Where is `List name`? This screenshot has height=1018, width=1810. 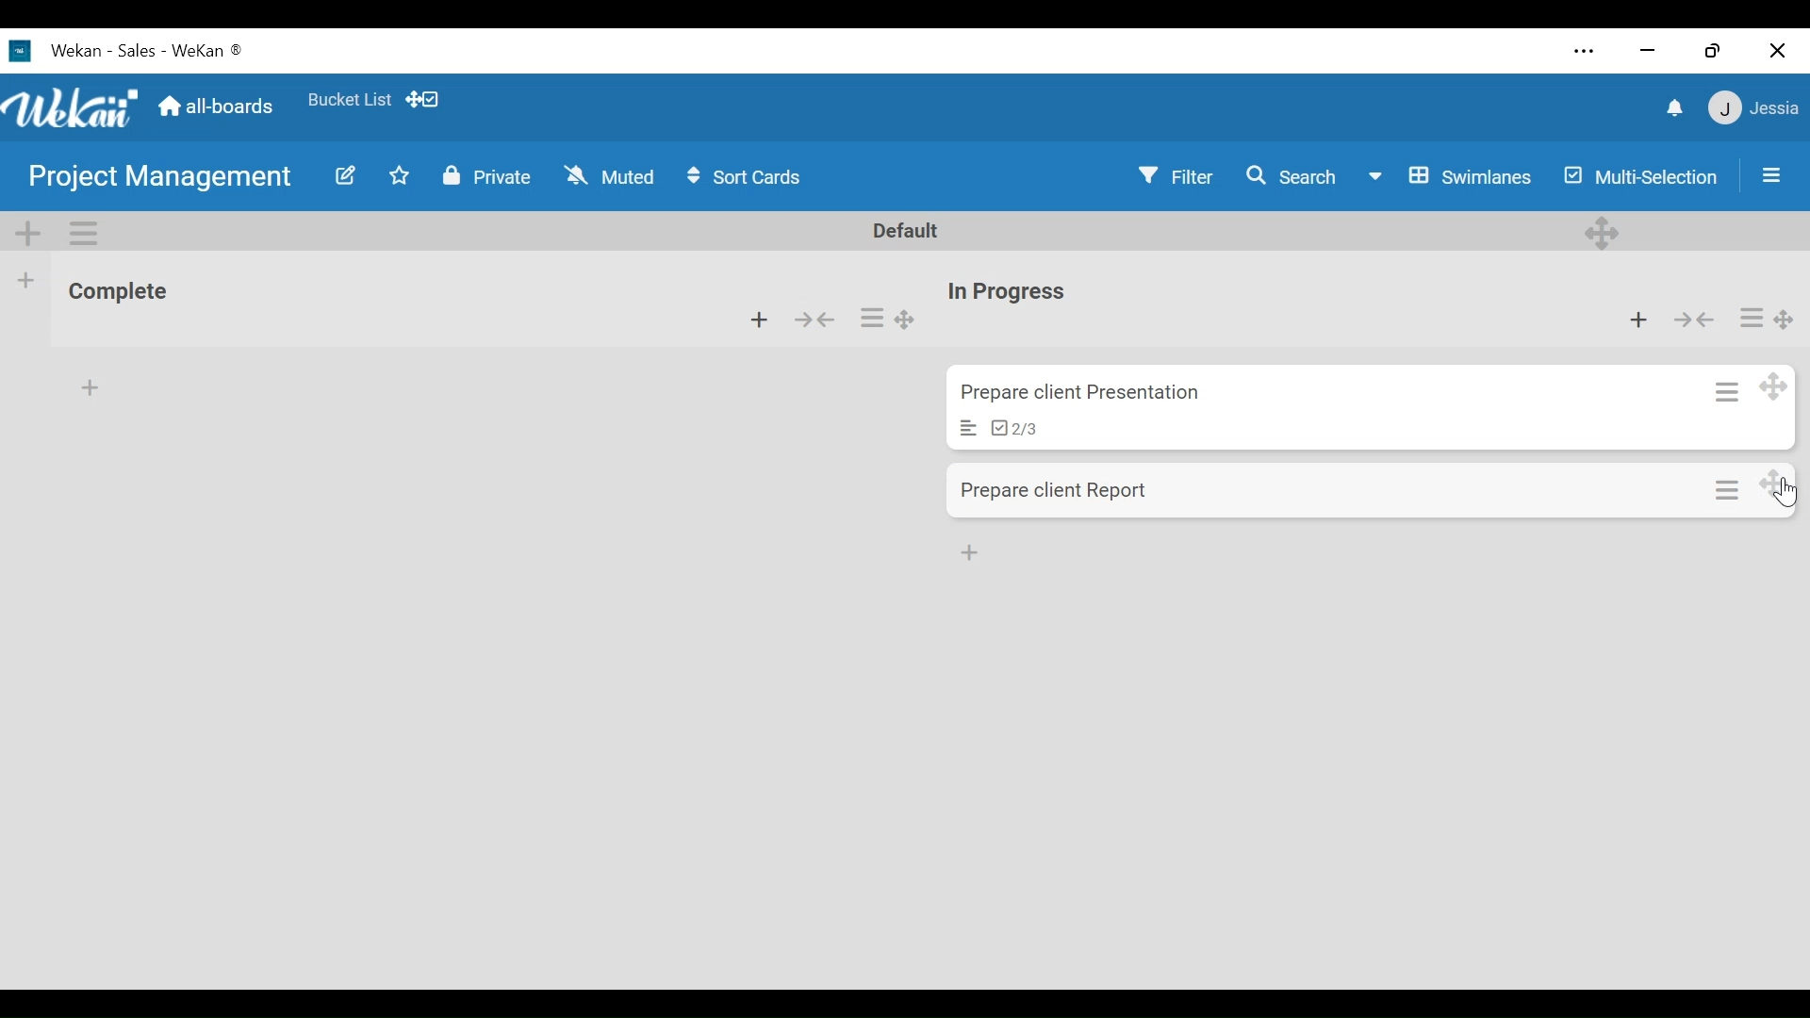 List name is located at coordinates (1009, 293).